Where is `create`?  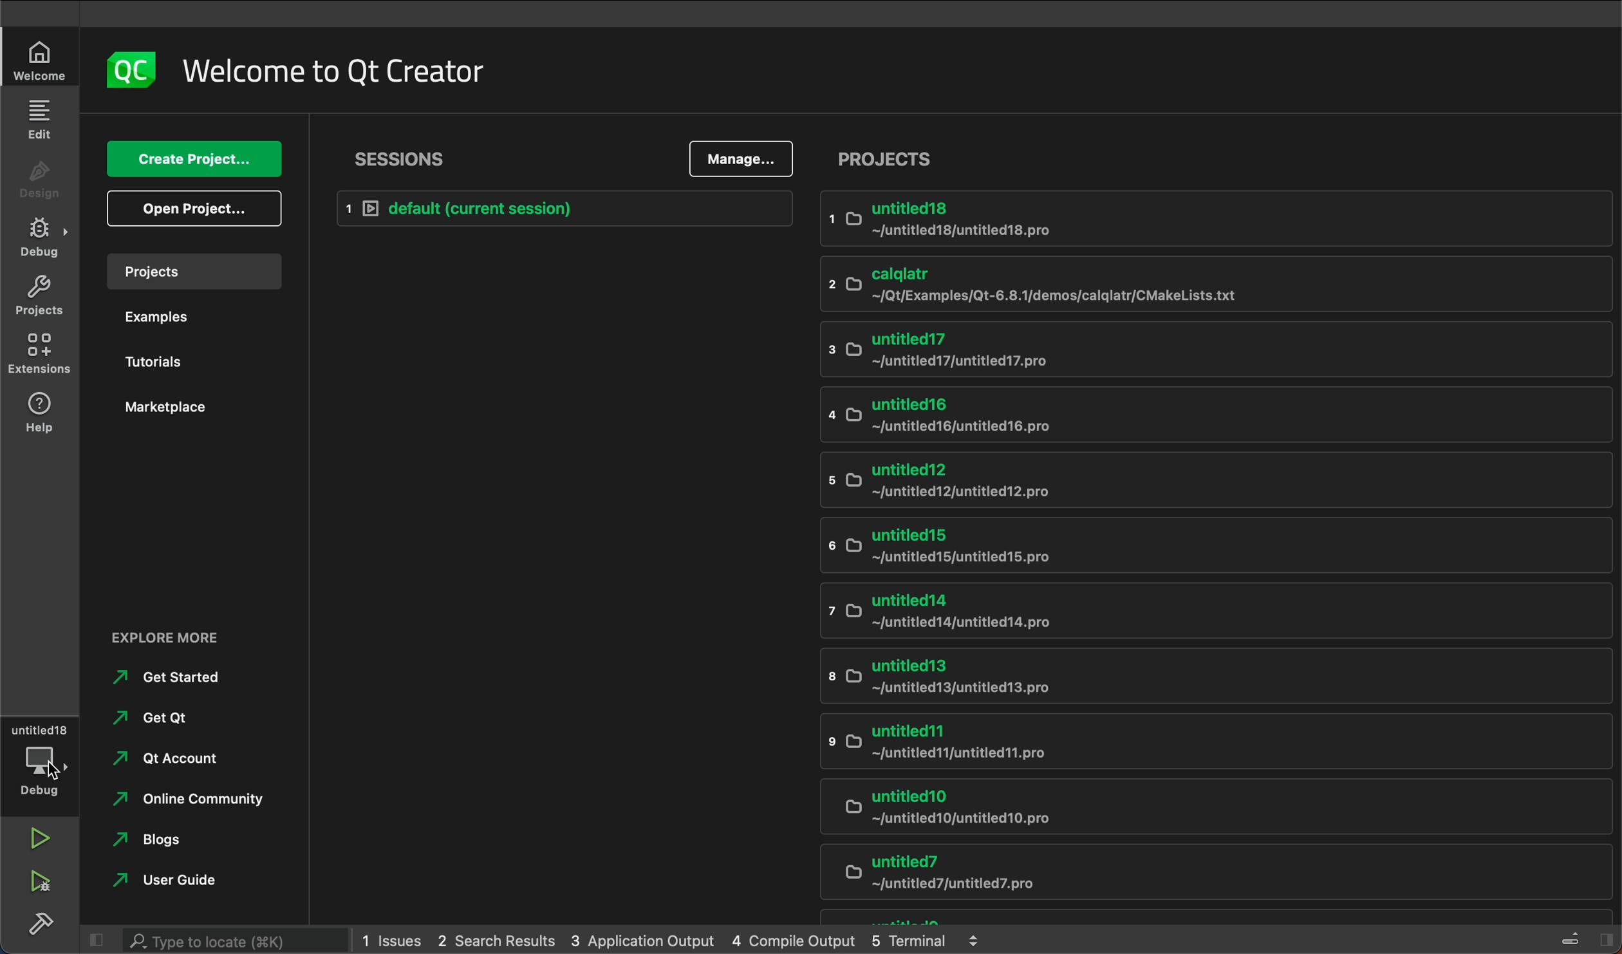 create is located at coordinates (195, 159).